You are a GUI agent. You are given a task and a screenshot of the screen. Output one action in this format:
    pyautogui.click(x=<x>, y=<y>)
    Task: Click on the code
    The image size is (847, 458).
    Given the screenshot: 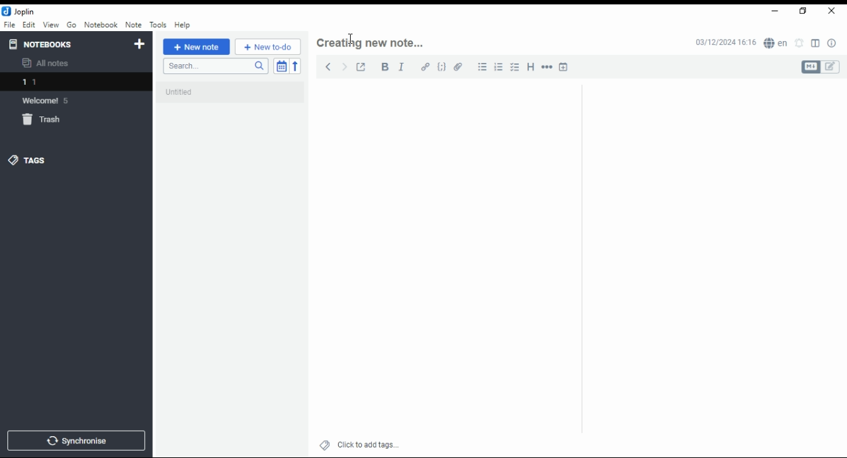 What is the action you would take?
    pyautogui.click(x=441, y=67)
    